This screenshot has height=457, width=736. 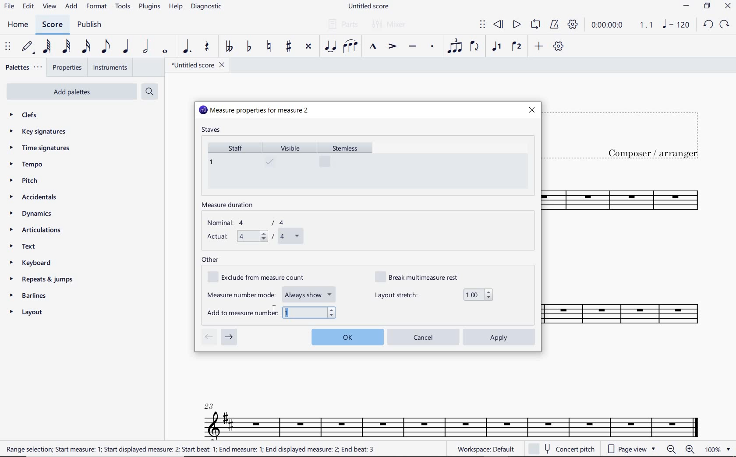 I want to click on RESTORE DOWN, so click(x=707, y=7).